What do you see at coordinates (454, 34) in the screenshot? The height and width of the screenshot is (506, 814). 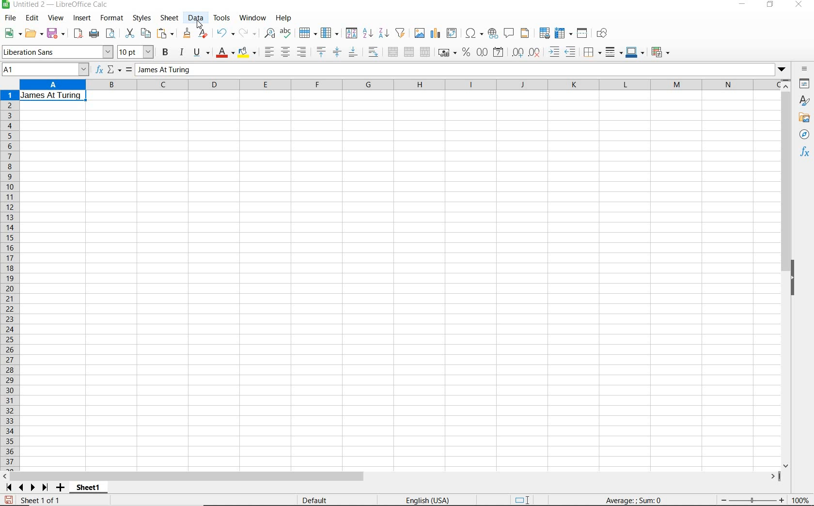 I see `insert or edit pivot table` at bounding box center [454, 34].